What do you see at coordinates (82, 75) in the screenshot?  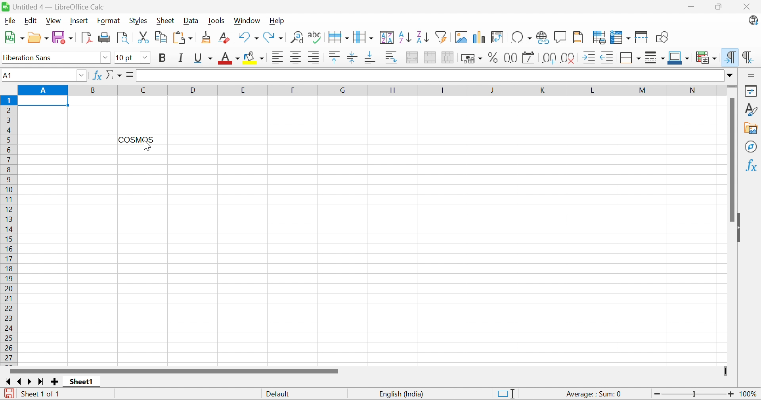 I see `Drop Down` at bounding box center [82, 75].